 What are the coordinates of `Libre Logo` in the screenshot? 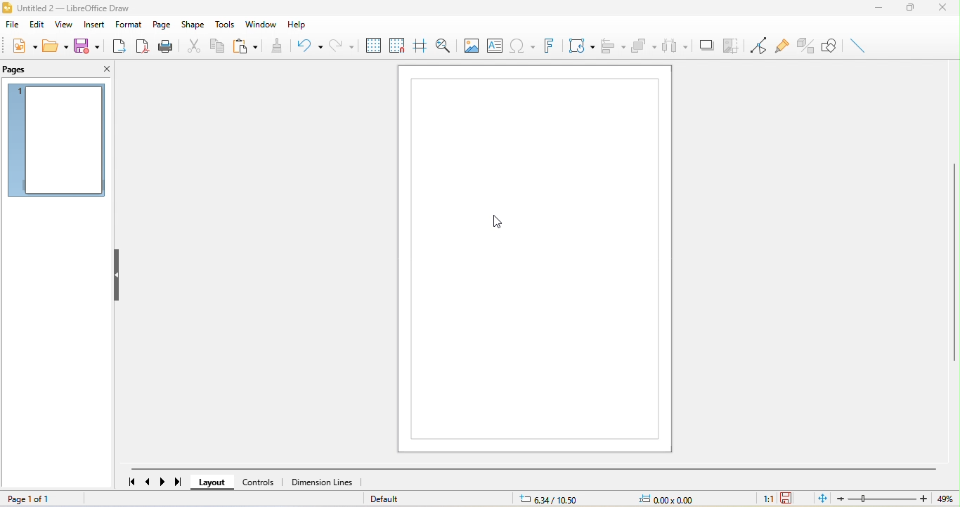 It's located at (6, 9).